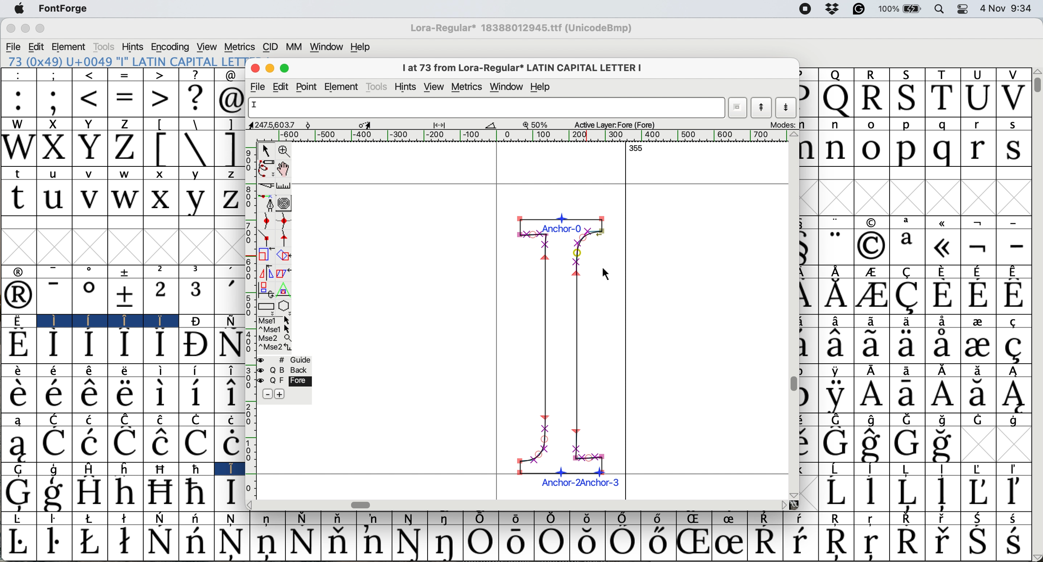  I want to click on Z, so click(126, 149).